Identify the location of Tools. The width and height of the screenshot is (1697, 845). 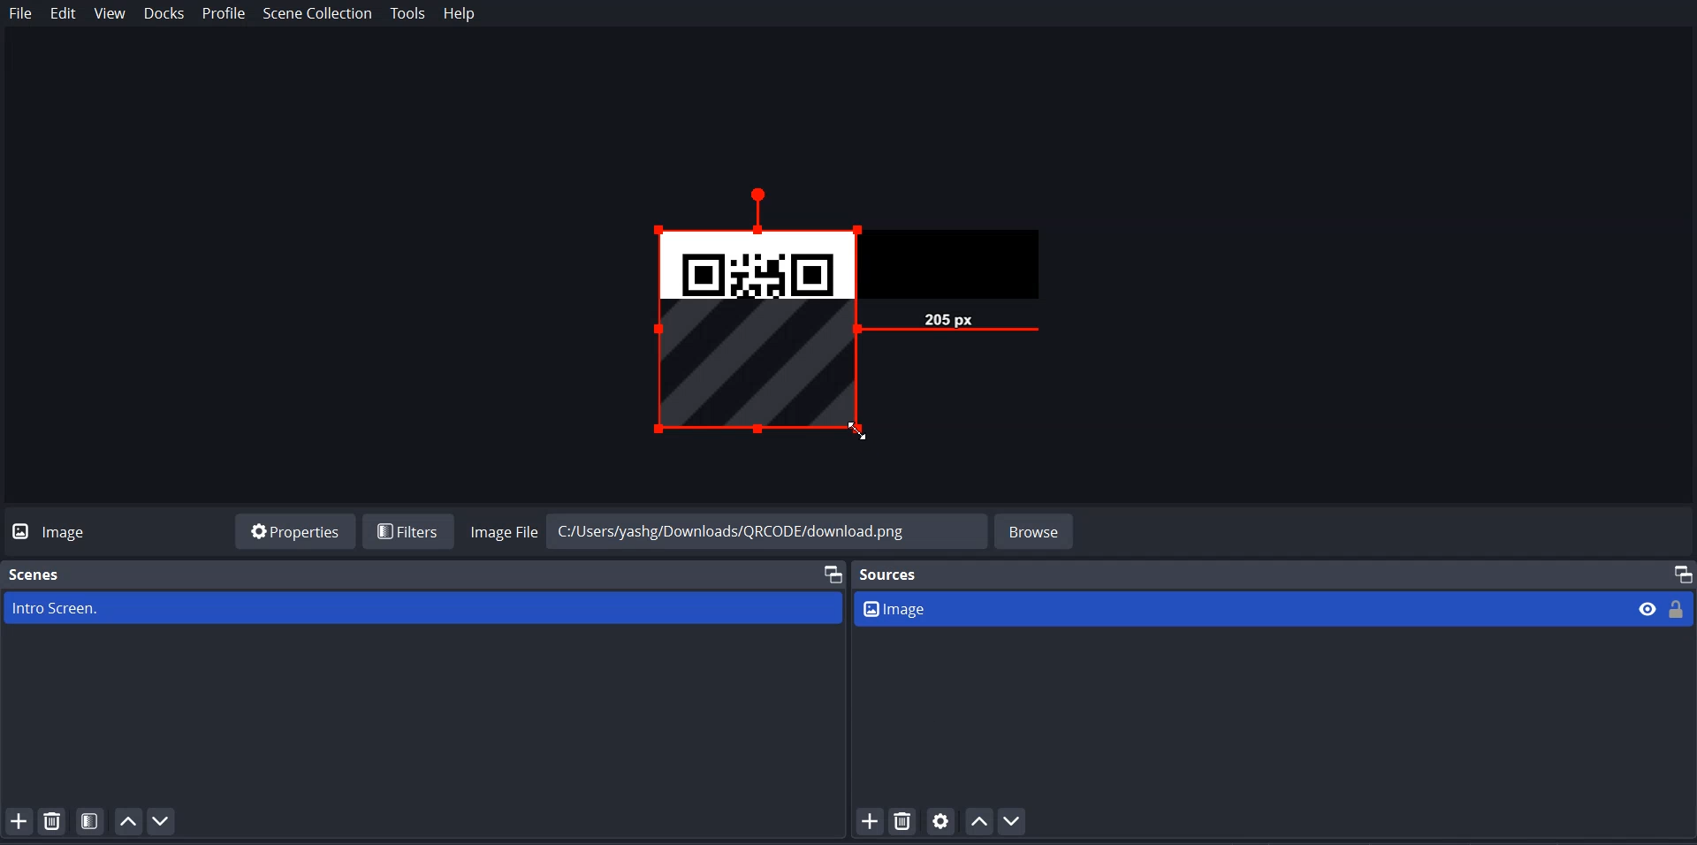
(407, 14).